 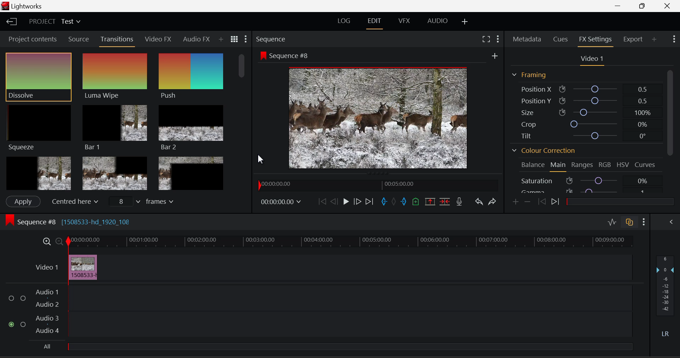 I want to click on Record Voiceover, so click(x=459, y=202).